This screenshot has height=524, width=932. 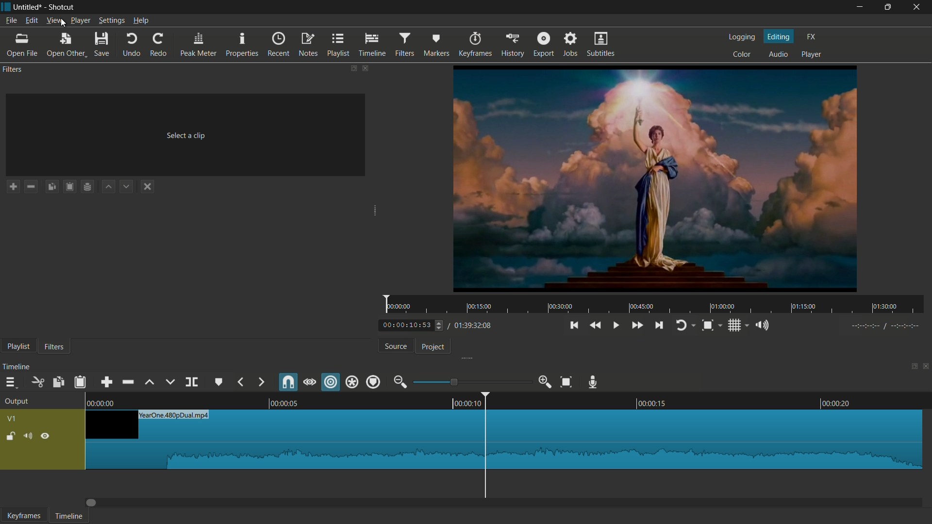 What do you see at coordinates (514, 45) in the screenshot?
I see `history` at bounding box center [514, 45].